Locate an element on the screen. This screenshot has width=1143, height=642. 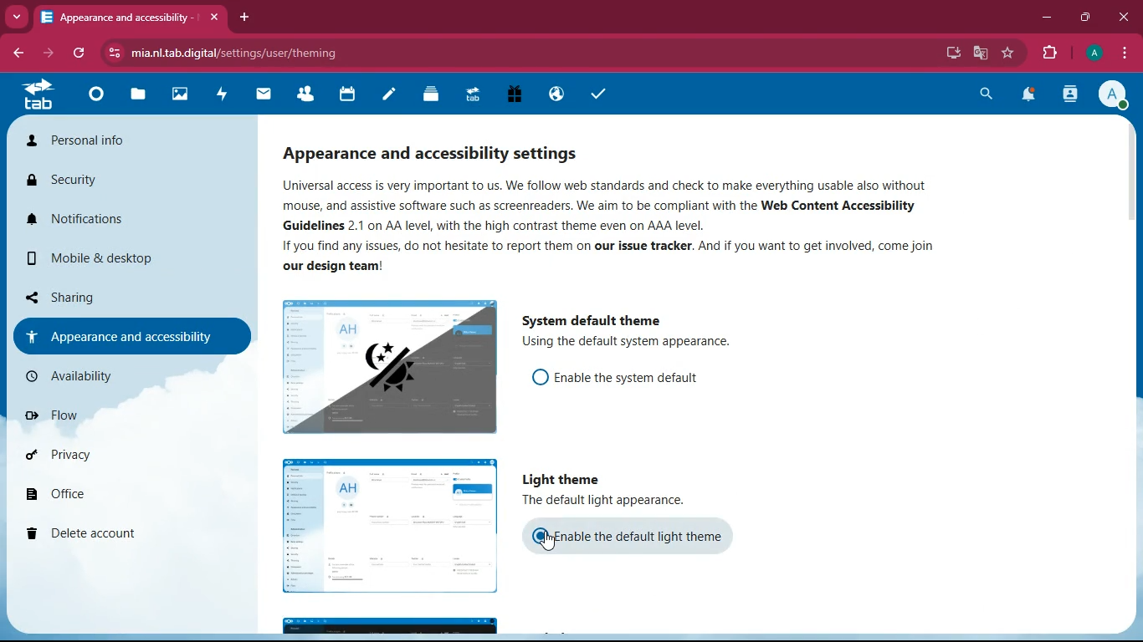
refresh is located at coordinates (84, 54).